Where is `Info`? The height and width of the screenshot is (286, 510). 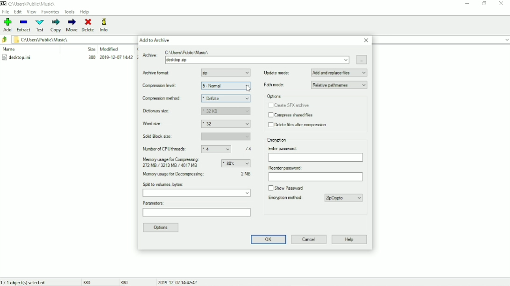 Info is located at coordinates (108, 25).